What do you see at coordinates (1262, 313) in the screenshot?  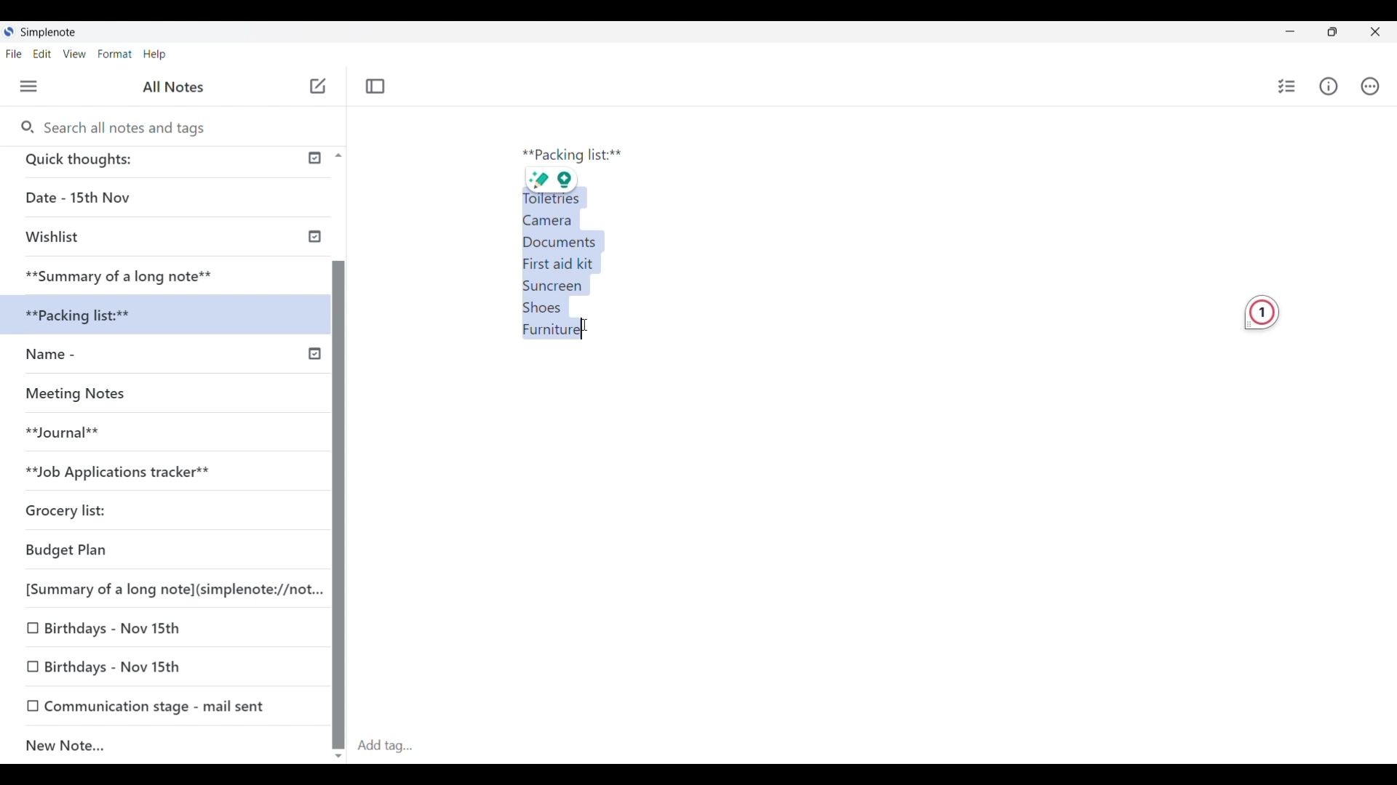 I see `Grammarly extension` at bounding box center [1262, 313].